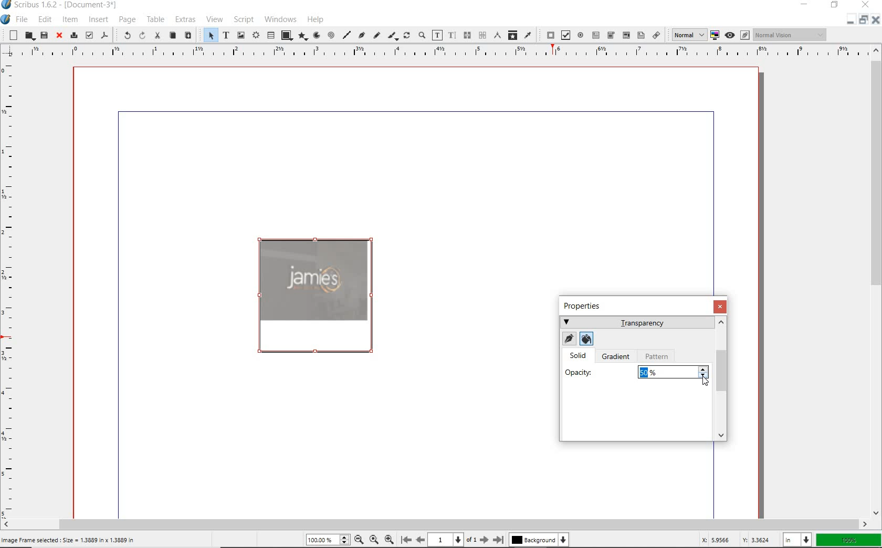  Describe the element at coordinates (649, 372) in the screenshot. I see `OPACITY REDUCED TO 50%` at that location.